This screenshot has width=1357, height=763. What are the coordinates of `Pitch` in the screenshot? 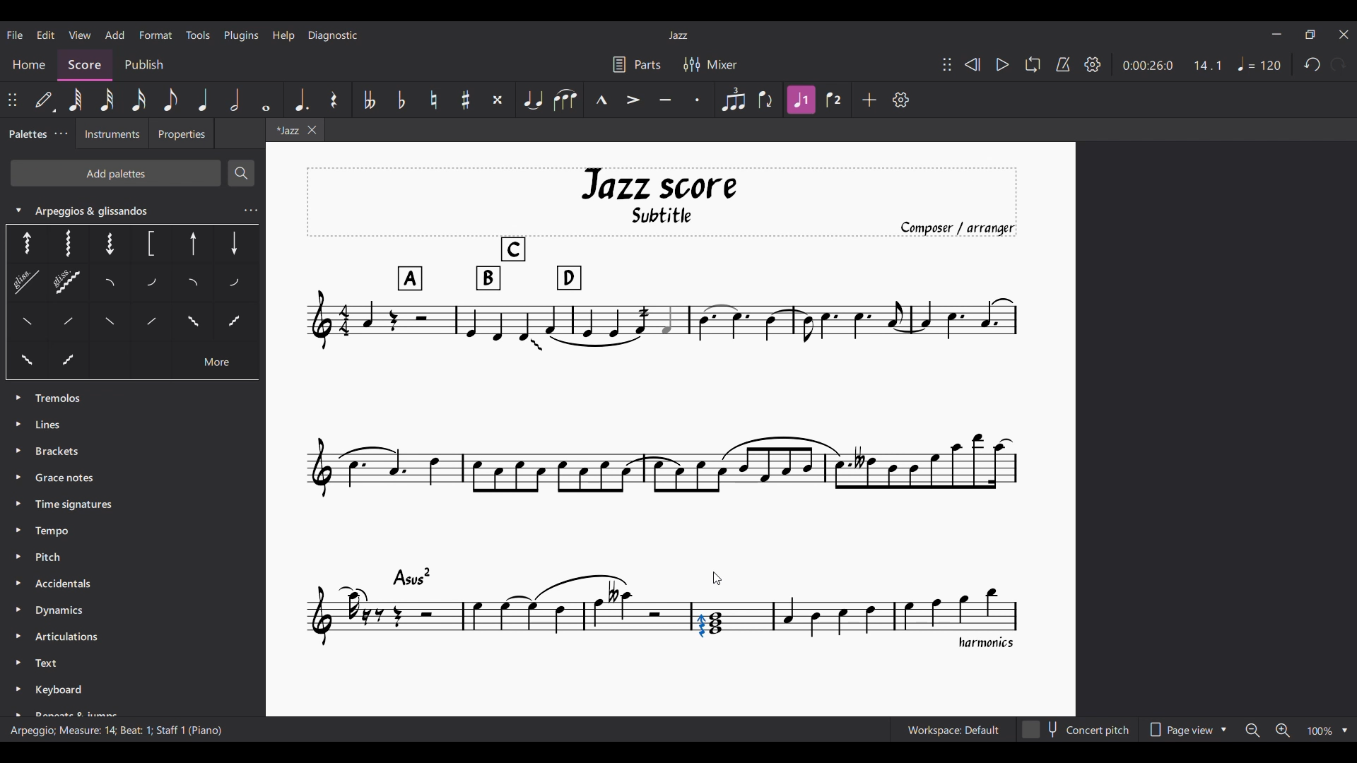 It's located at (55, 557).